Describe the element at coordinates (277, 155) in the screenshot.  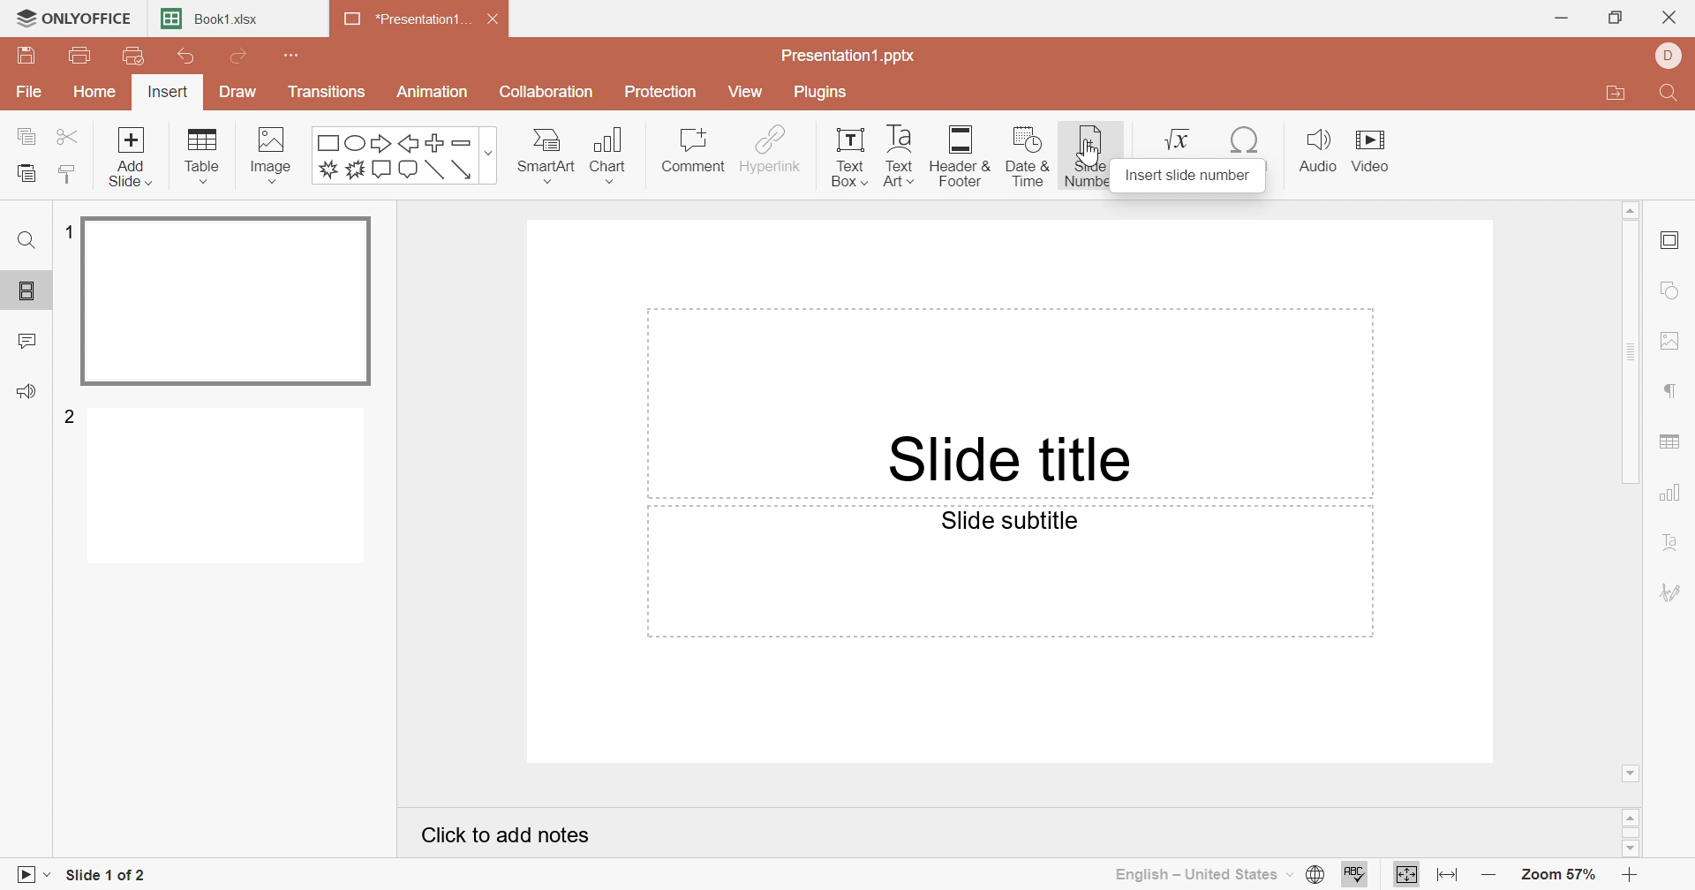
I see `Image` at that location.